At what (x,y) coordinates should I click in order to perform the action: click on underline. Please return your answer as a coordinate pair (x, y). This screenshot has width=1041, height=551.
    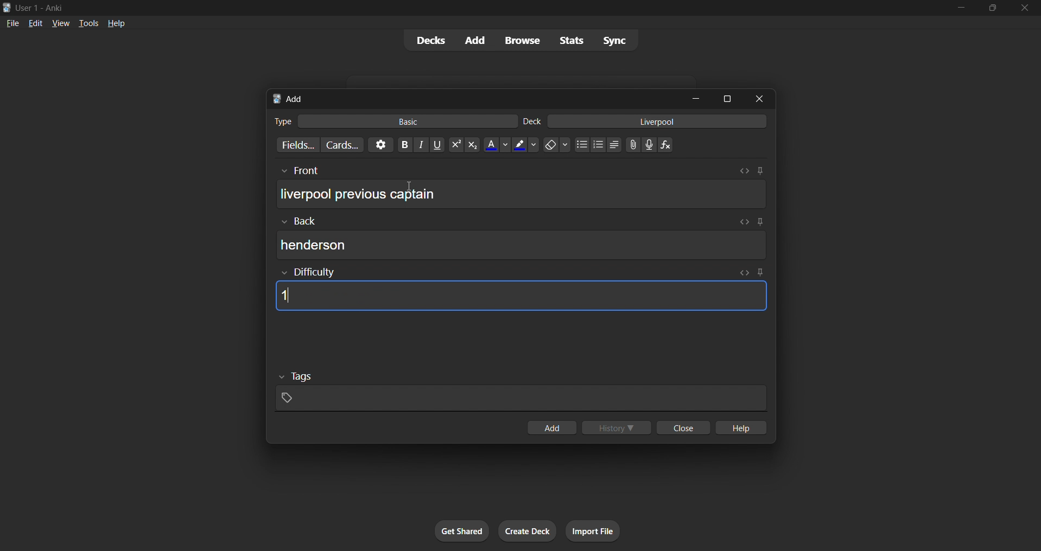
    Looking at the image, I should click on (439, 145).